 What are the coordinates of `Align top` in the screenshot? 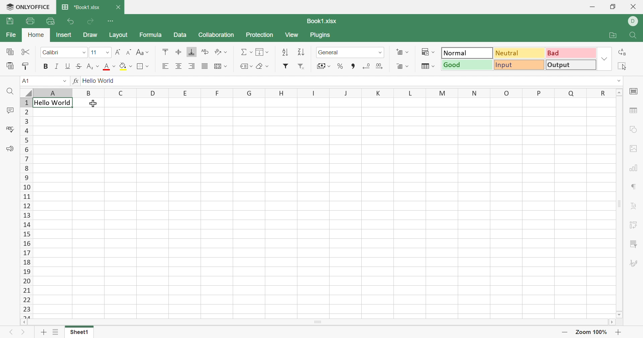 It's located at (166, 52).